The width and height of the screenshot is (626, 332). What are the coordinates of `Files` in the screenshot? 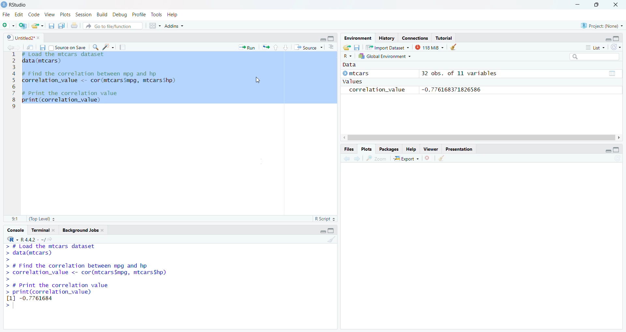 It's located at (349, 149).